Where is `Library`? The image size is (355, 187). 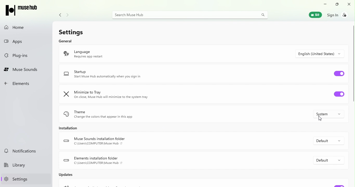
Library is located at coordinates (18, 166).